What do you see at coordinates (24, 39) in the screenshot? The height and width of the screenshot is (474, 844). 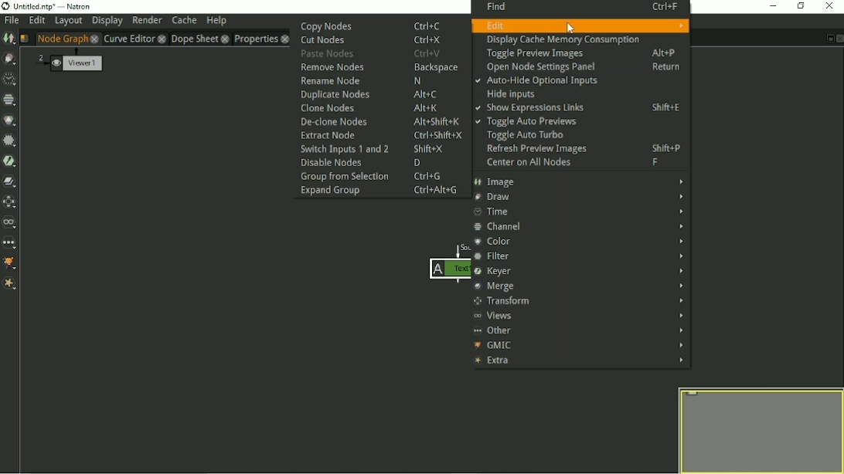 I see `Script name` at bounding box center [24, 39].